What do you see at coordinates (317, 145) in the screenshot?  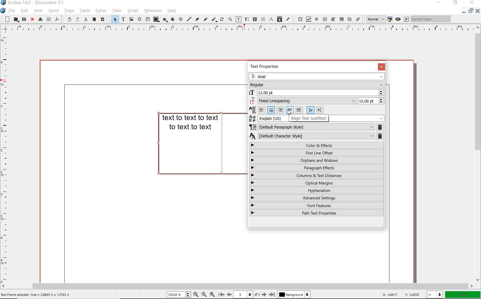 I see `COLOR & EFFECTS` at bounding box center [317, 145].